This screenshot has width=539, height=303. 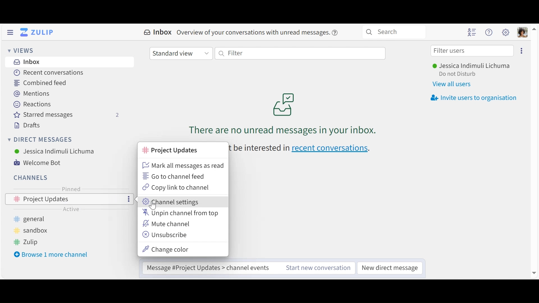 I want to click on Do not Disturb, so click(x=457, y=74).